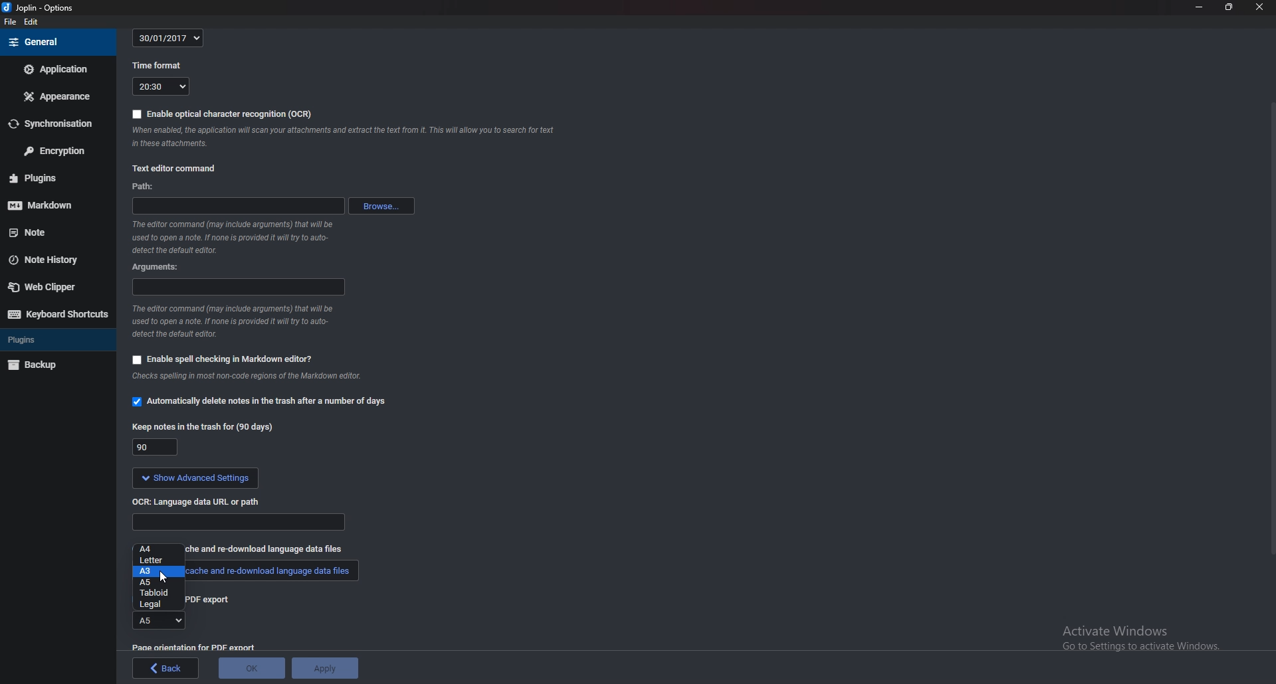 This screenshot has width=1276, height=684. Describe the element at coordinates (234, 238) in the screenshot. I see `info on editor command` at that location.